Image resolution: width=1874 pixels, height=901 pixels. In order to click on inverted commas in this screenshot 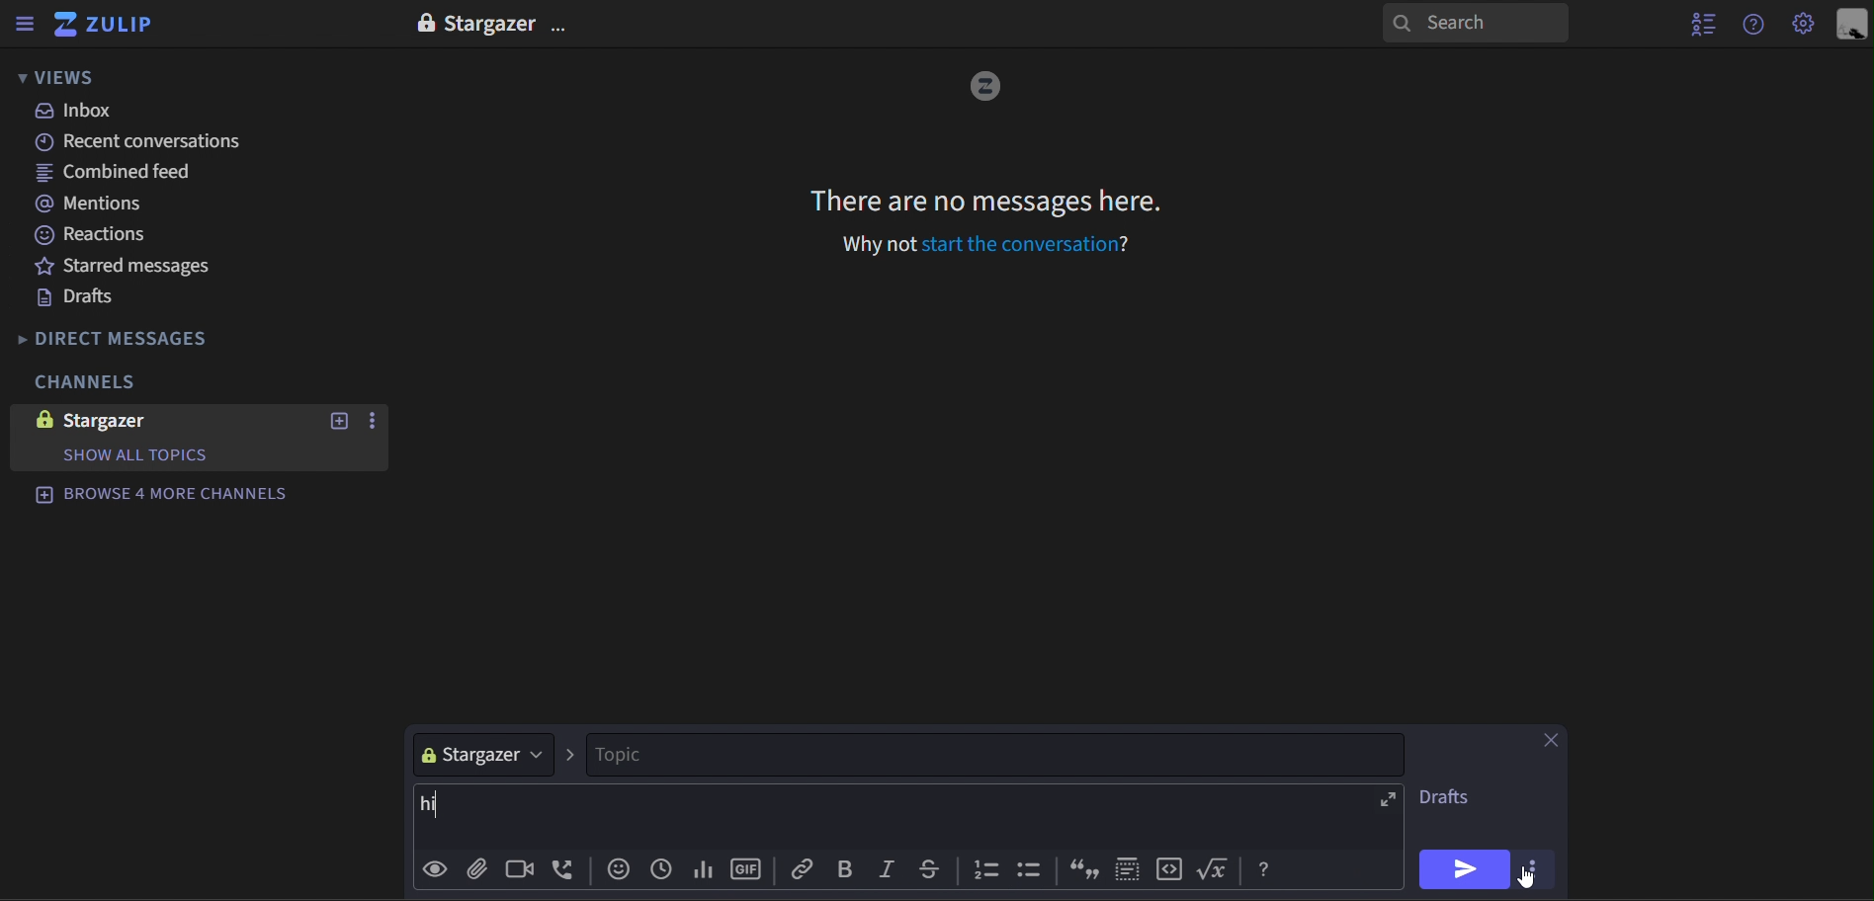, I will do `click(1083, 868)`.